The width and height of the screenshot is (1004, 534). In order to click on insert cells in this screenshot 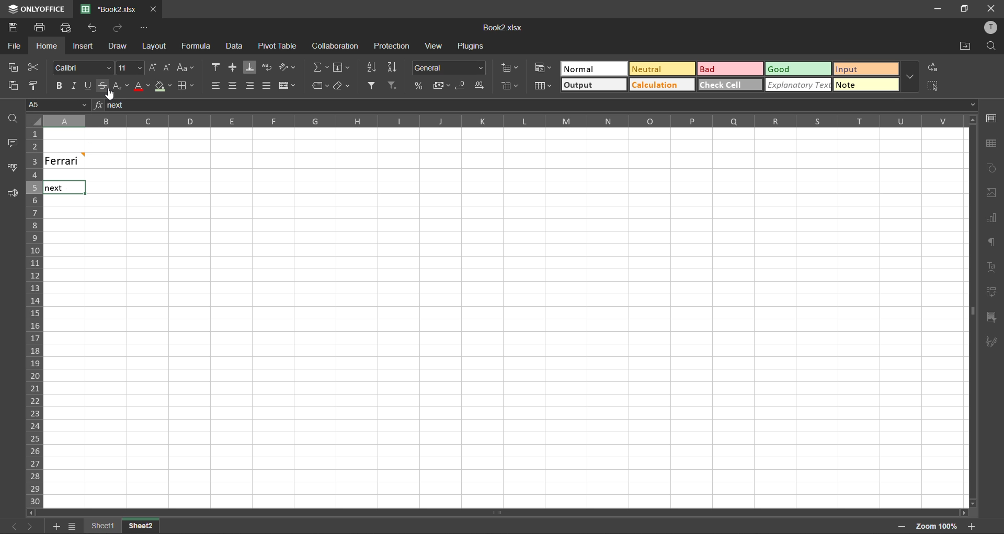, I will do `click(508, 69)`.